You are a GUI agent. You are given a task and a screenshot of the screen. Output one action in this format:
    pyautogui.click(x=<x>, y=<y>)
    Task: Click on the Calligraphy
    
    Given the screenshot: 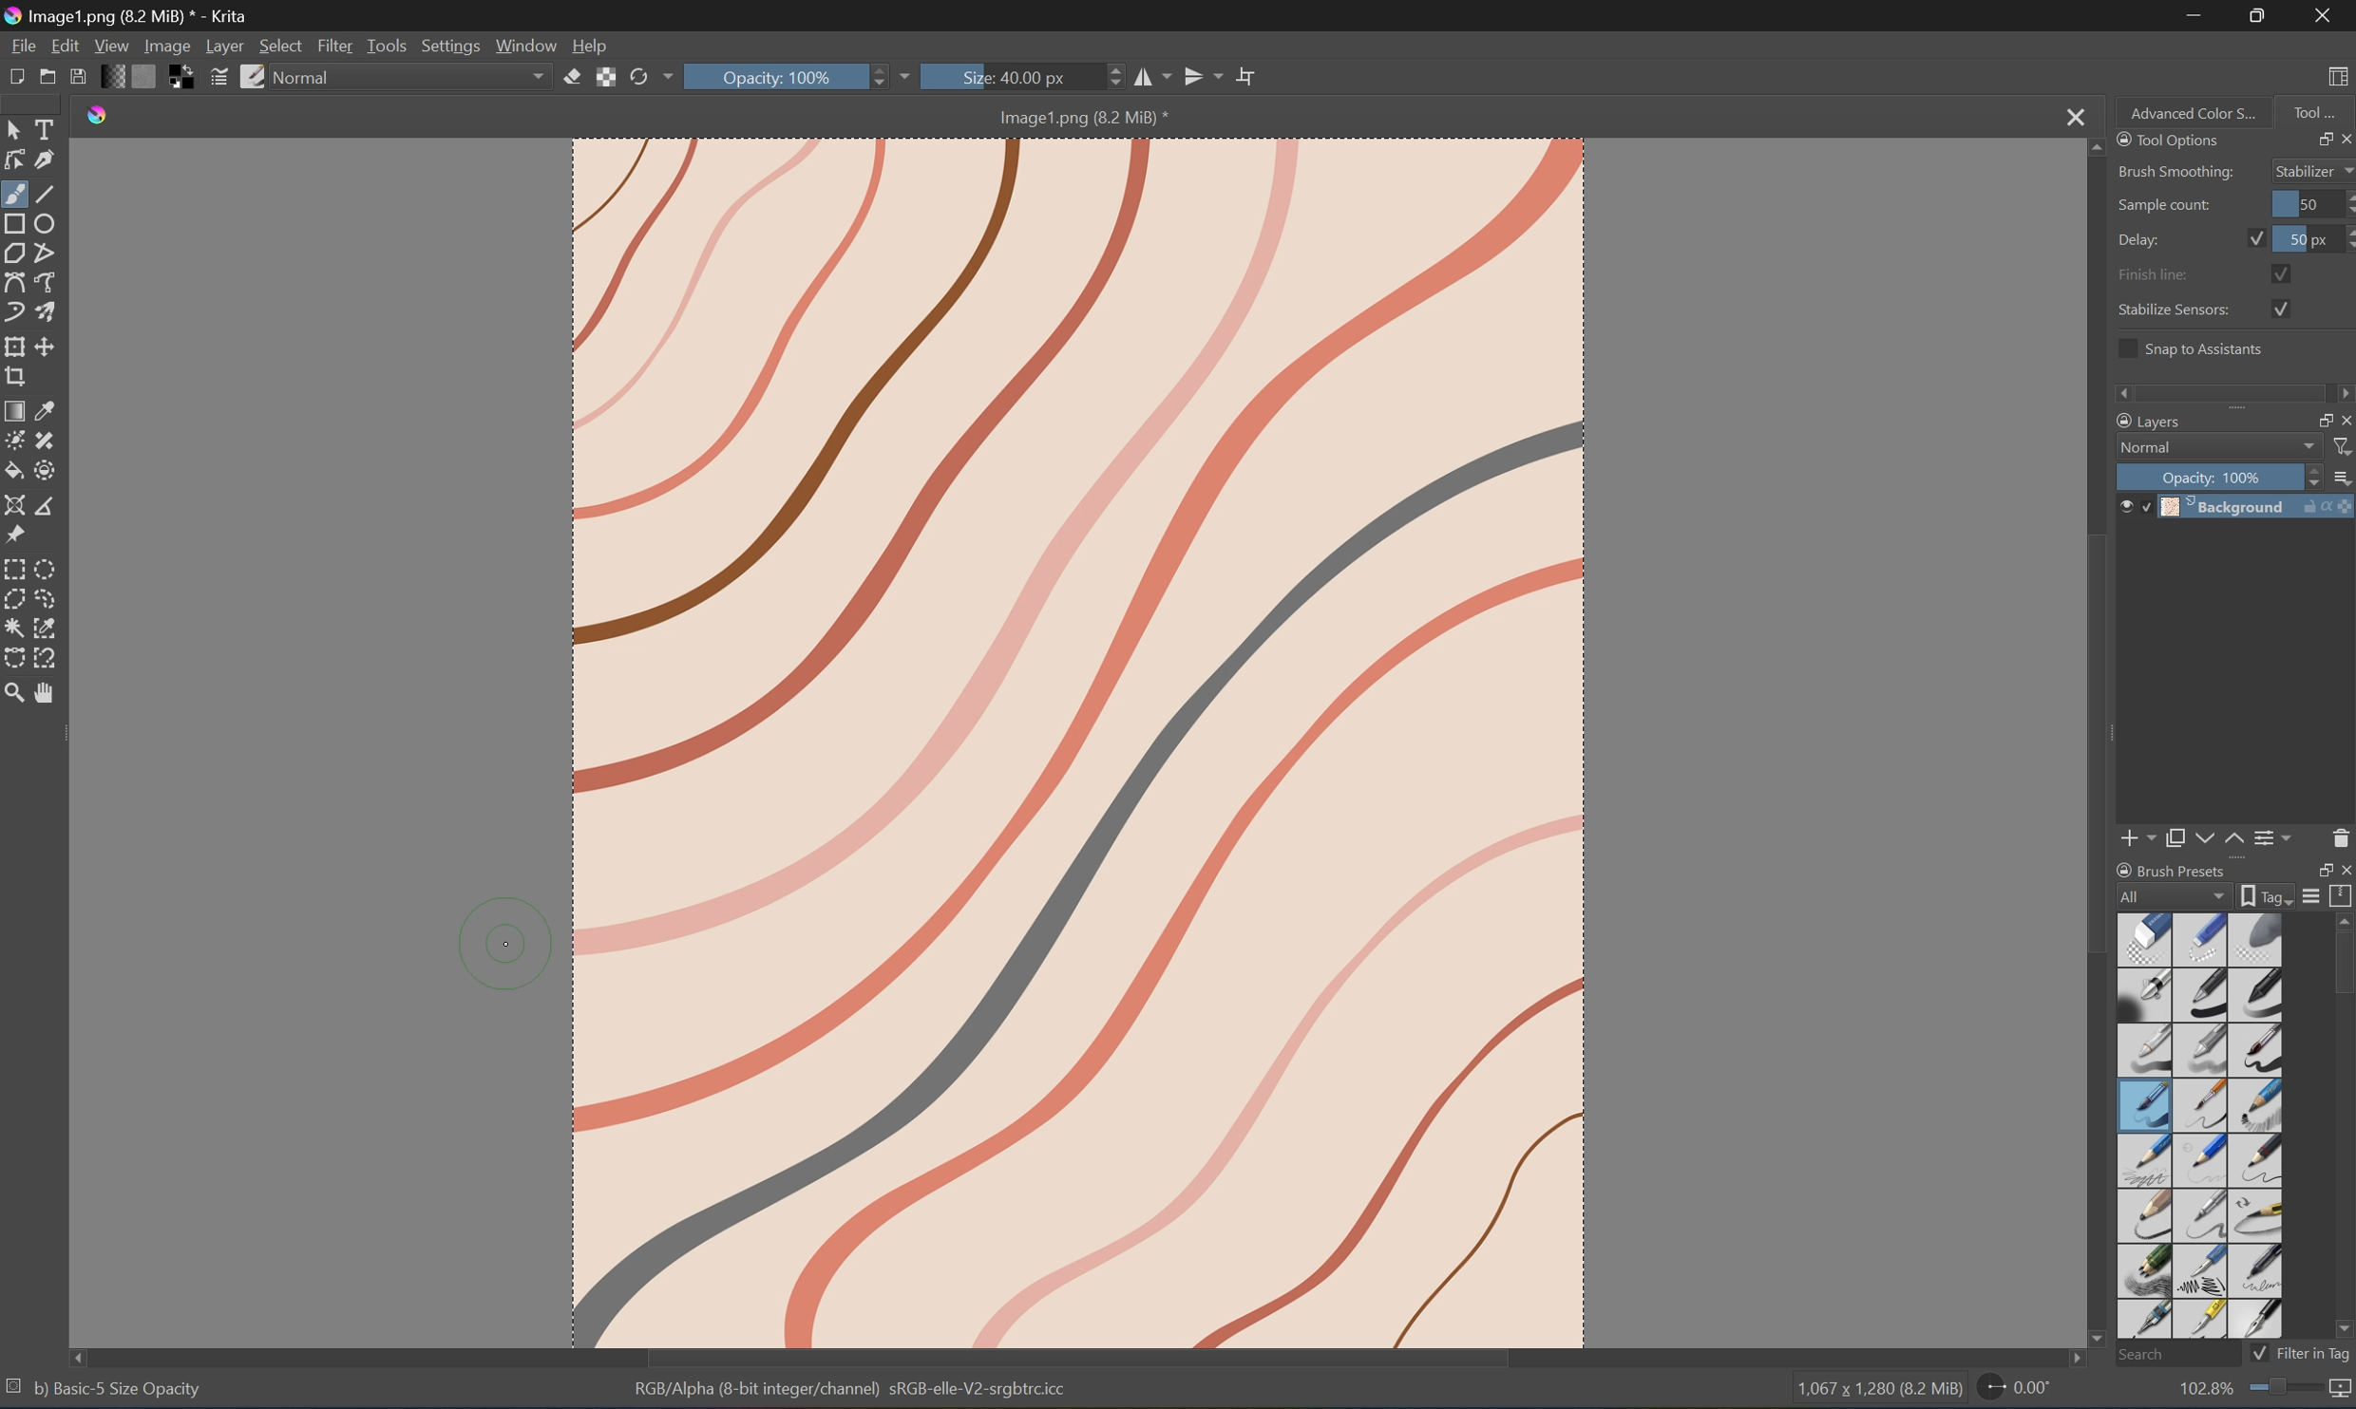 What is the action you would take?
    pyautogui.click(x=46, y=159)
    